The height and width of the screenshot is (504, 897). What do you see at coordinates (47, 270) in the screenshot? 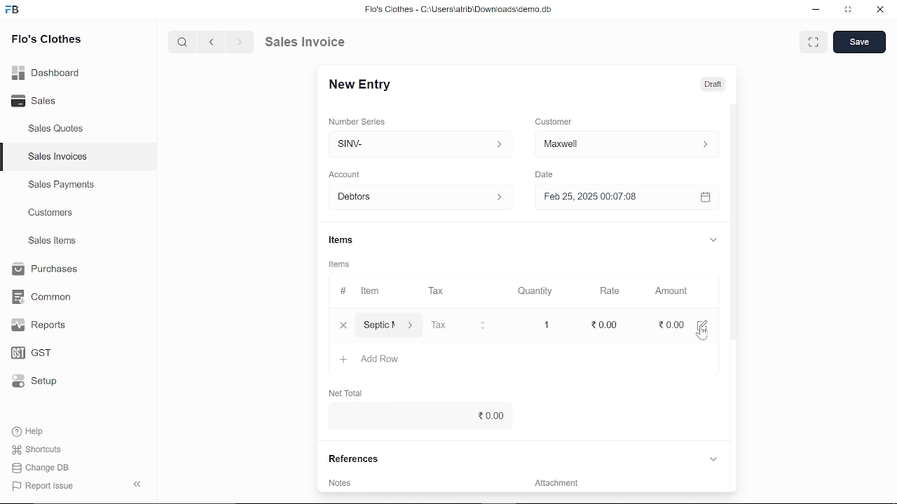
I see `Purchases` at bounding box center [47, 270].